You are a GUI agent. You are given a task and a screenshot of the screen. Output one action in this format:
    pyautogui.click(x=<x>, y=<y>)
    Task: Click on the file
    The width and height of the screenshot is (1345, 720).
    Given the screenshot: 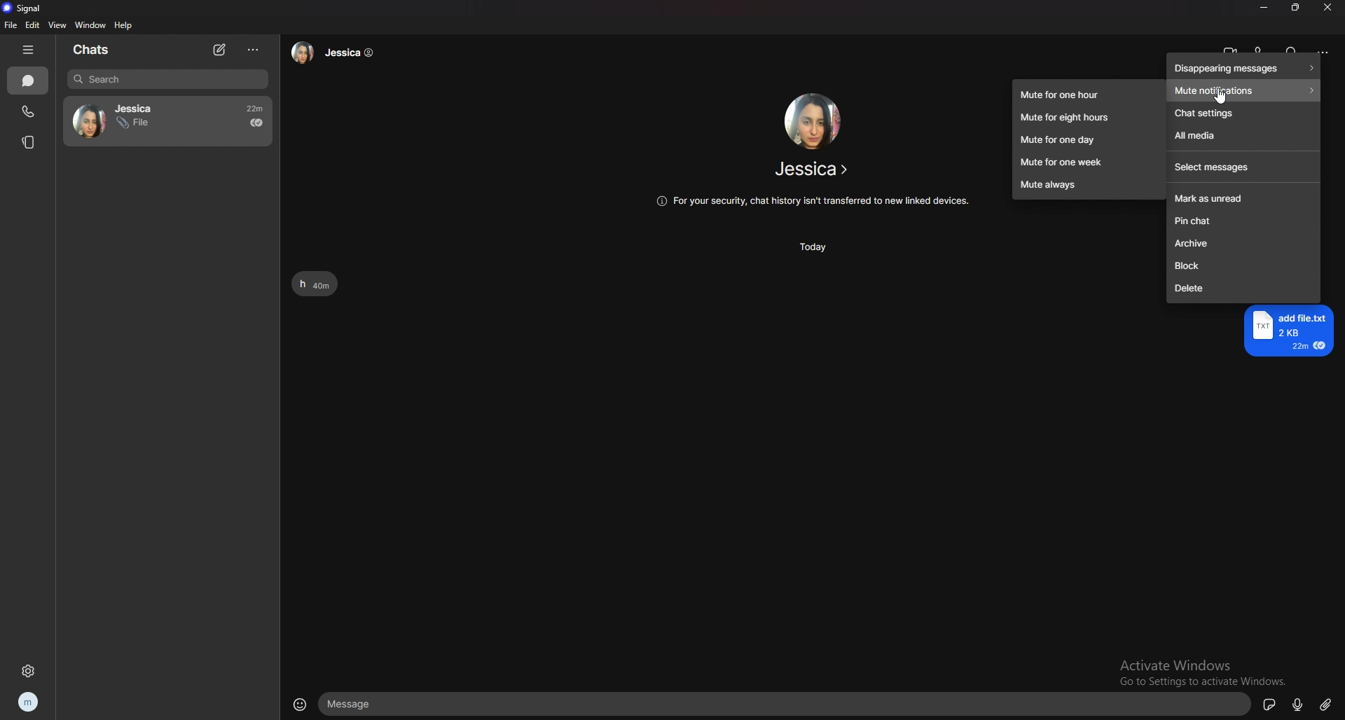 What is the action you would take?
    pyautogui.click(x=11, y=25)
    